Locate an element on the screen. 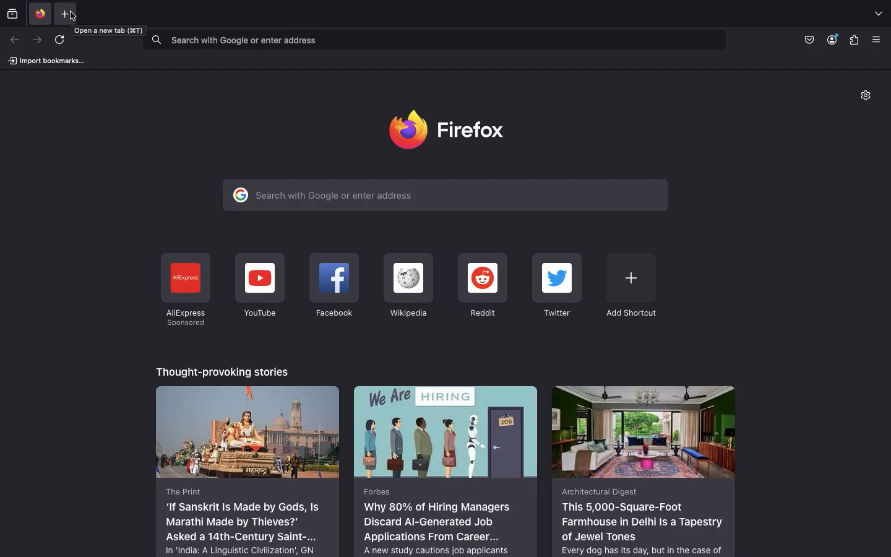 The width and height of the screenshot is (891, 557). Add new tab is located at coordinates (65, 14).